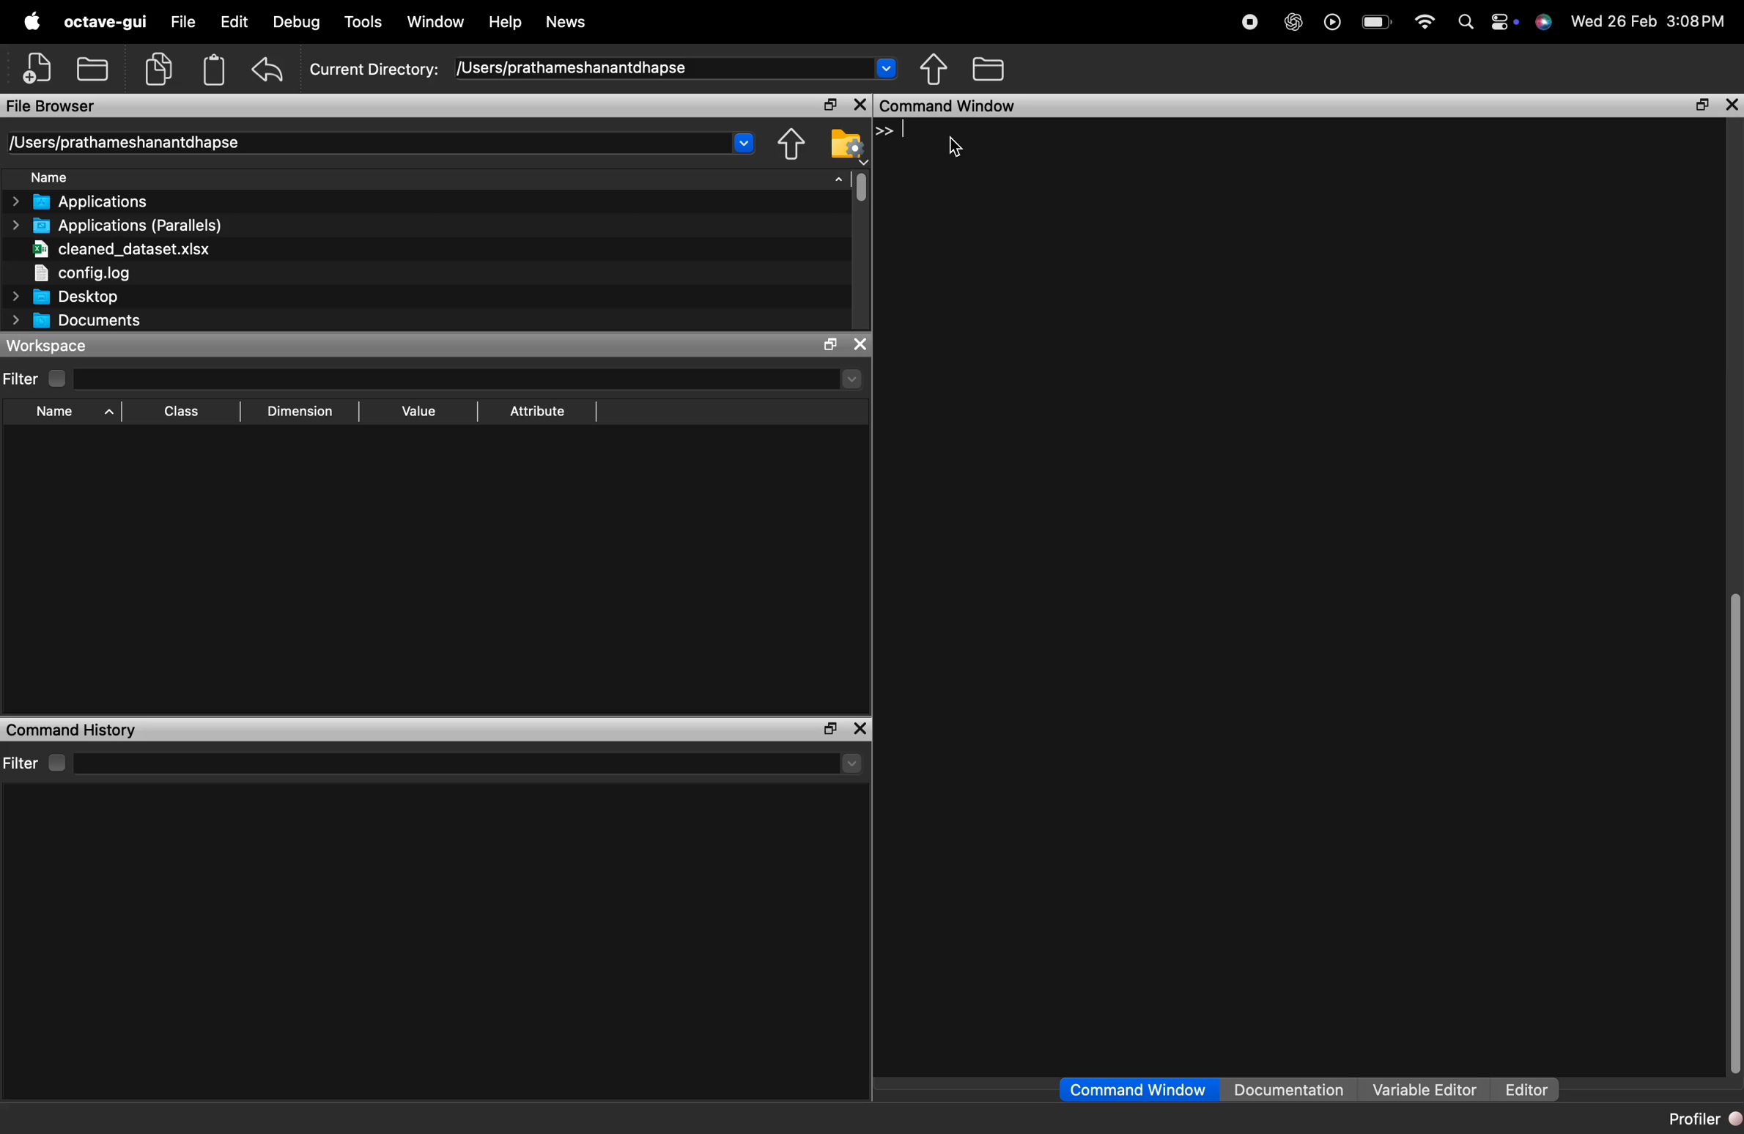  Describe the element at coordinates (845, 145) in the screenshot. I see `Browse directories` at that location.